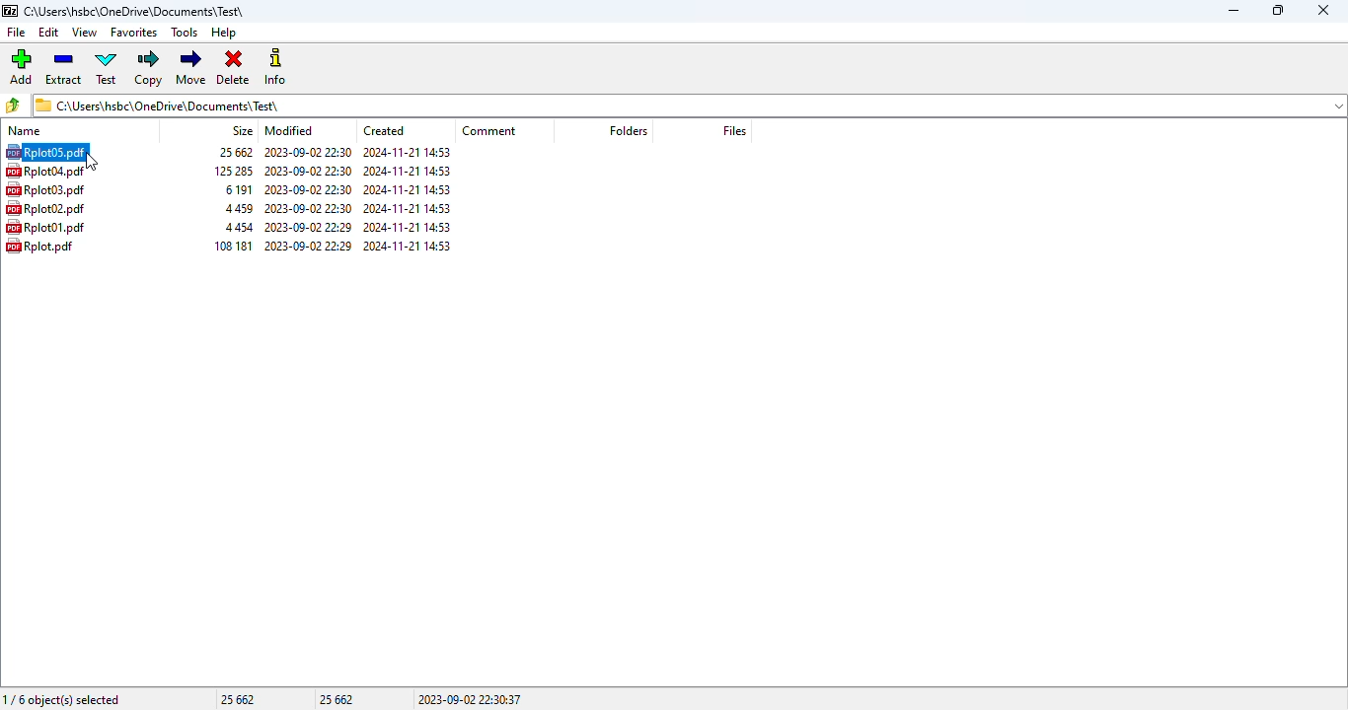 The height and width of the screenshot is (710, 1348). What do you see at coordinates (734, 130) in the screenshot?
I see `files` at bounding box center [734, 130].